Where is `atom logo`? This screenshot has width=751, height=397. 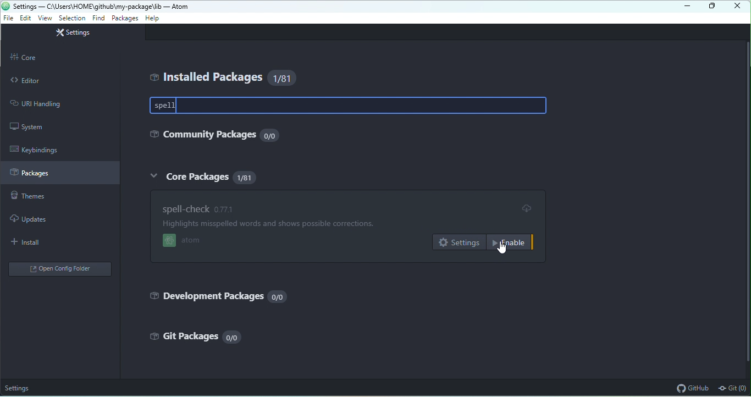 atom logo is located at coordinates (168, 241).